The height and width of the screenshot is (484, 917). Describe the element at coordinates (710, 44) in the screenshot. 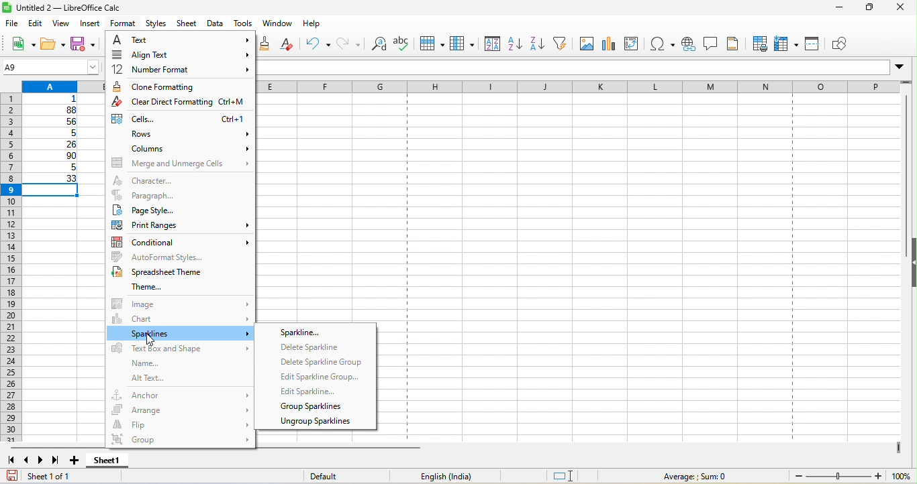

I see `comment` at that location.